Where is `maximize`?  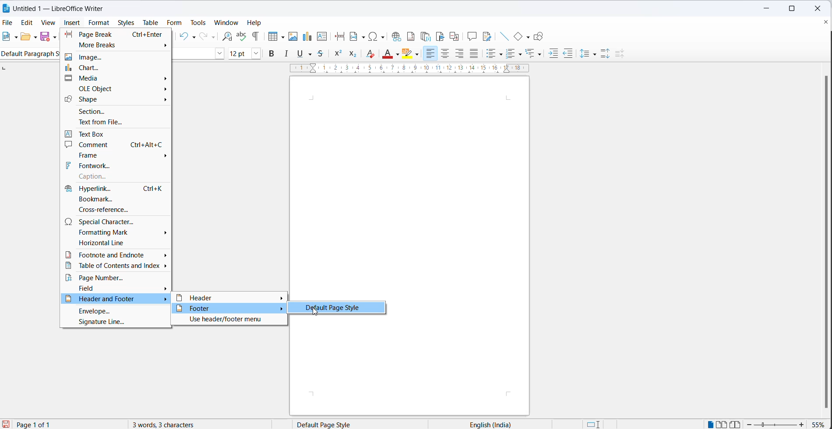 maximize is located at coordinates (792, 10).